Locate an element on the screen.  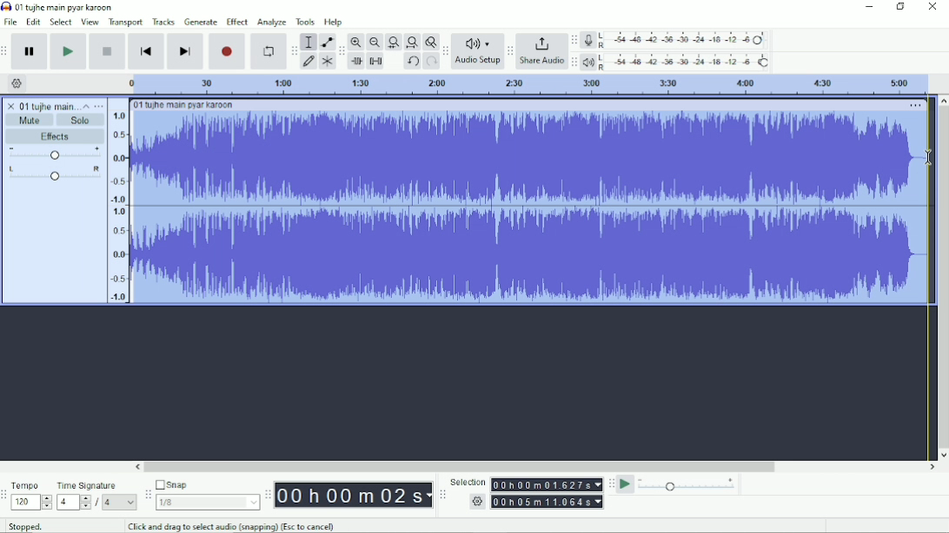
Tools is located at coordinates (305, 22).